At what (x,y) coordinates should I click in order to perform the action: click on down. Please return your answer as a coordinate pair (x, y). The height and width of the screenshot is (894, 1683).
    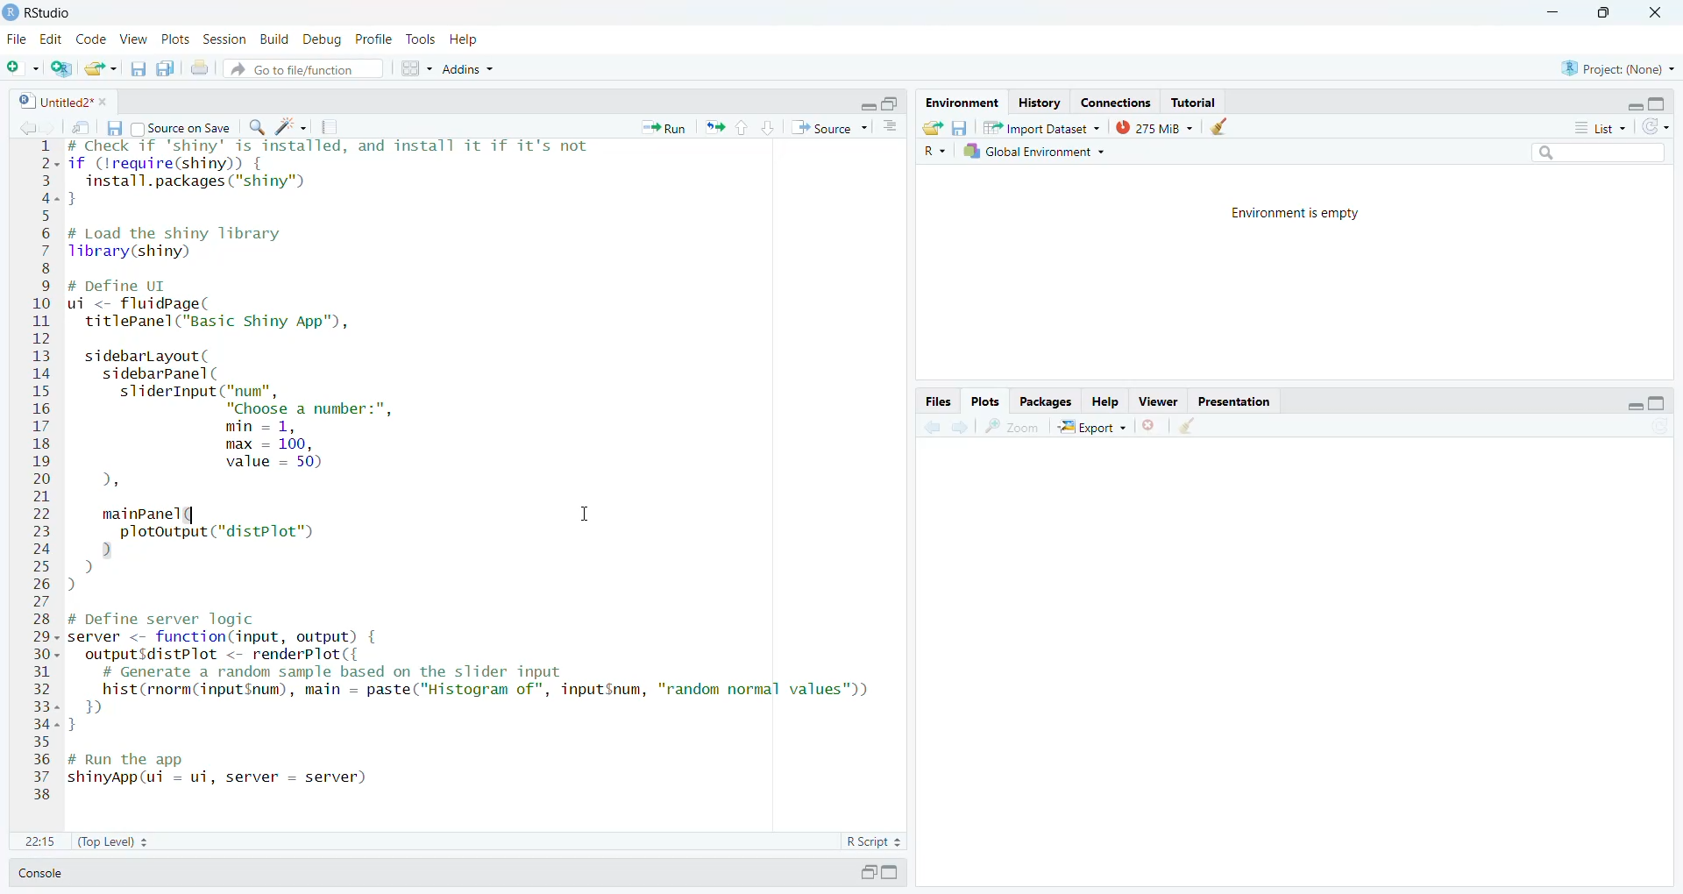
    Looking at the image, I should click on (769, 128).